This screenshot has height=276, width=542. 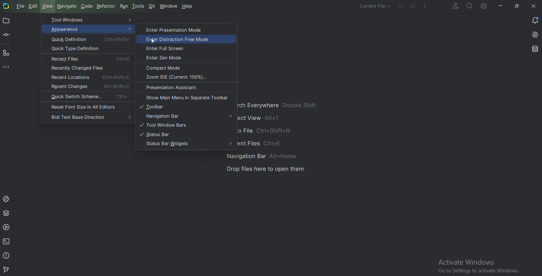 What do you see at coordinates (160, 134) in the screenshot?
I see `Status bar` at bounding box center [160, 134].